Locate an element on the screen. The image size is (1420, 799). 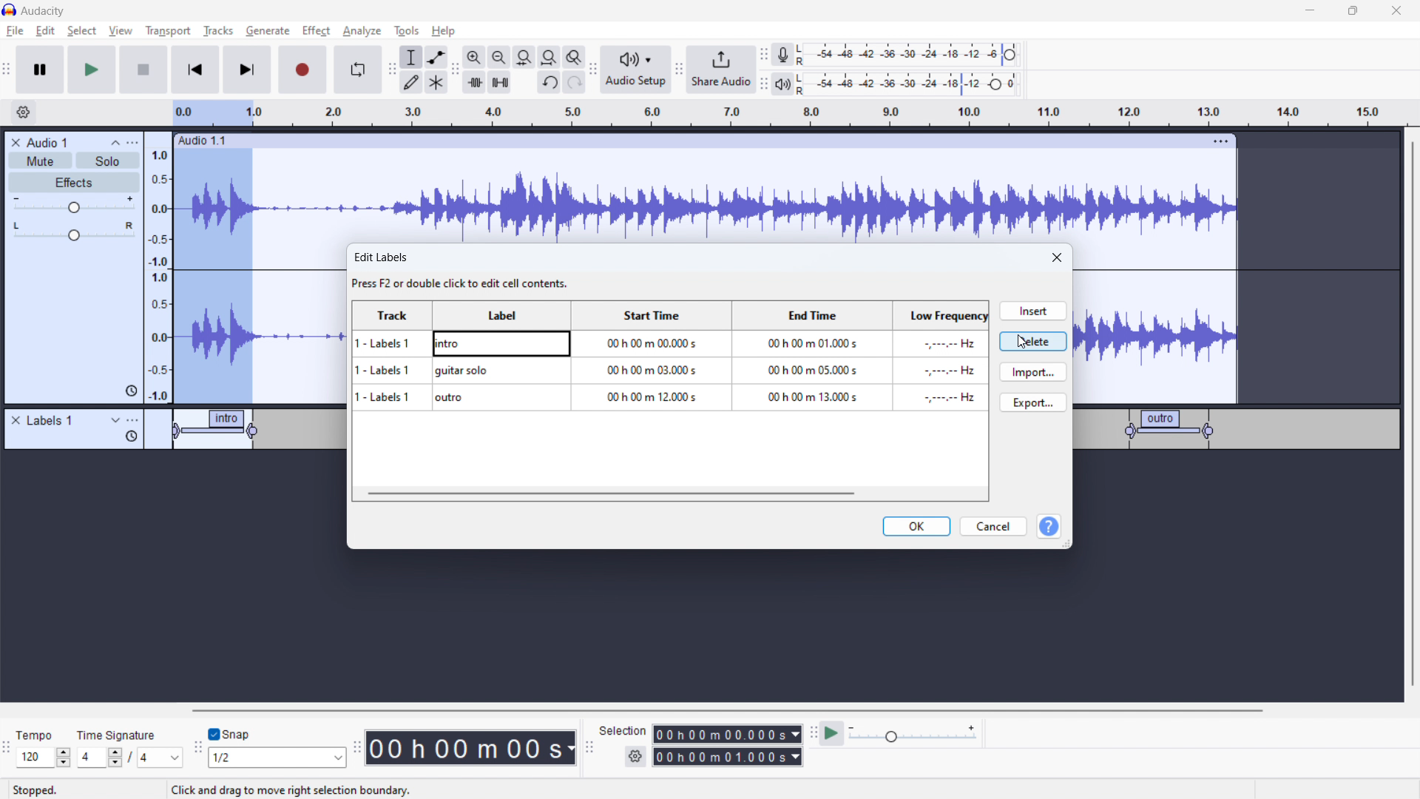
set tempo is located at coordinates (46, 758).